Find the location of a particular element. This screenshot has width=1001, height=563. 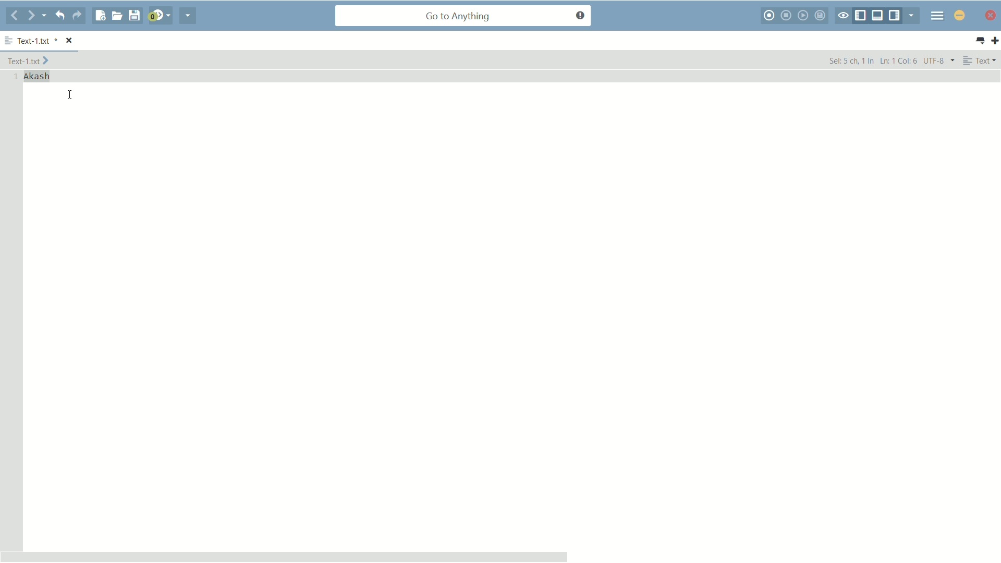

text-1 File is located at coordinates (28, 60).